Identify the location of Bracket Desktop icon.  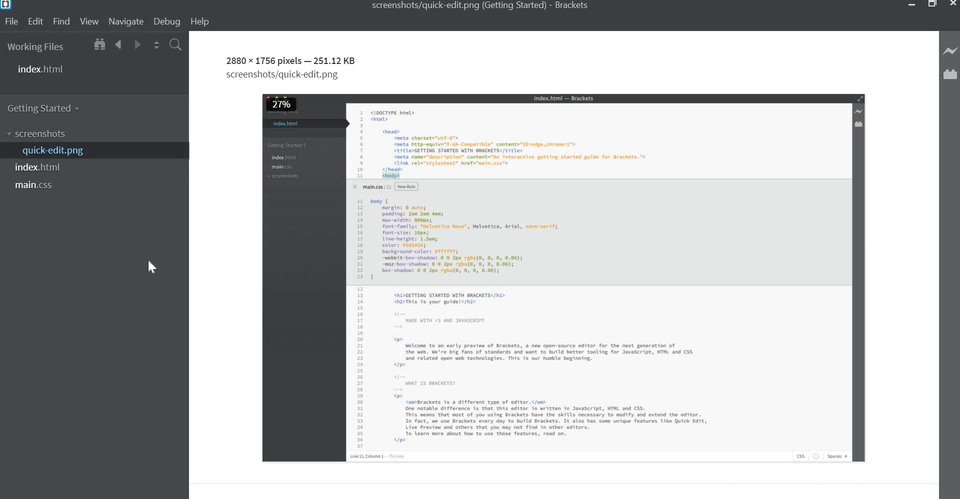
(7, 6).